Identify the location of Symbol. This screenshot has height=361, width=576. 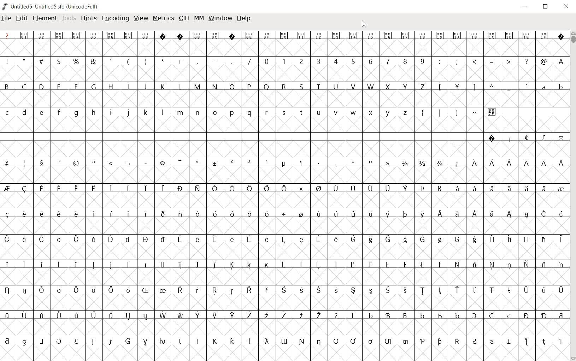
(164, 36).